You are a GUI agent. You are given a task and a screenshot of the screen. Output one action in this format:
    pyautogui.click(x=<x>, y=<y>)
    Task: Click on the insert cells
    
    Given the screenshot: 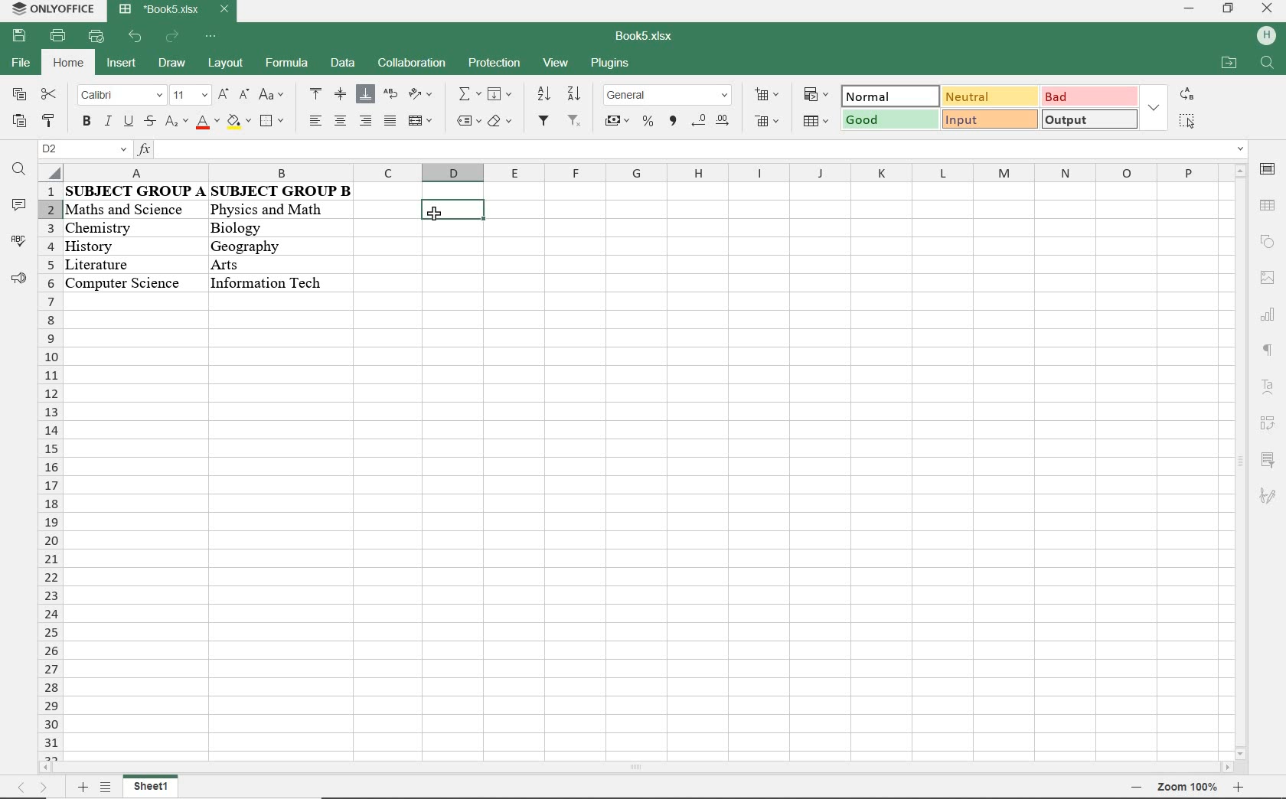 What is the action you would take?
    pyautogui.click(x=765, y=96)
    